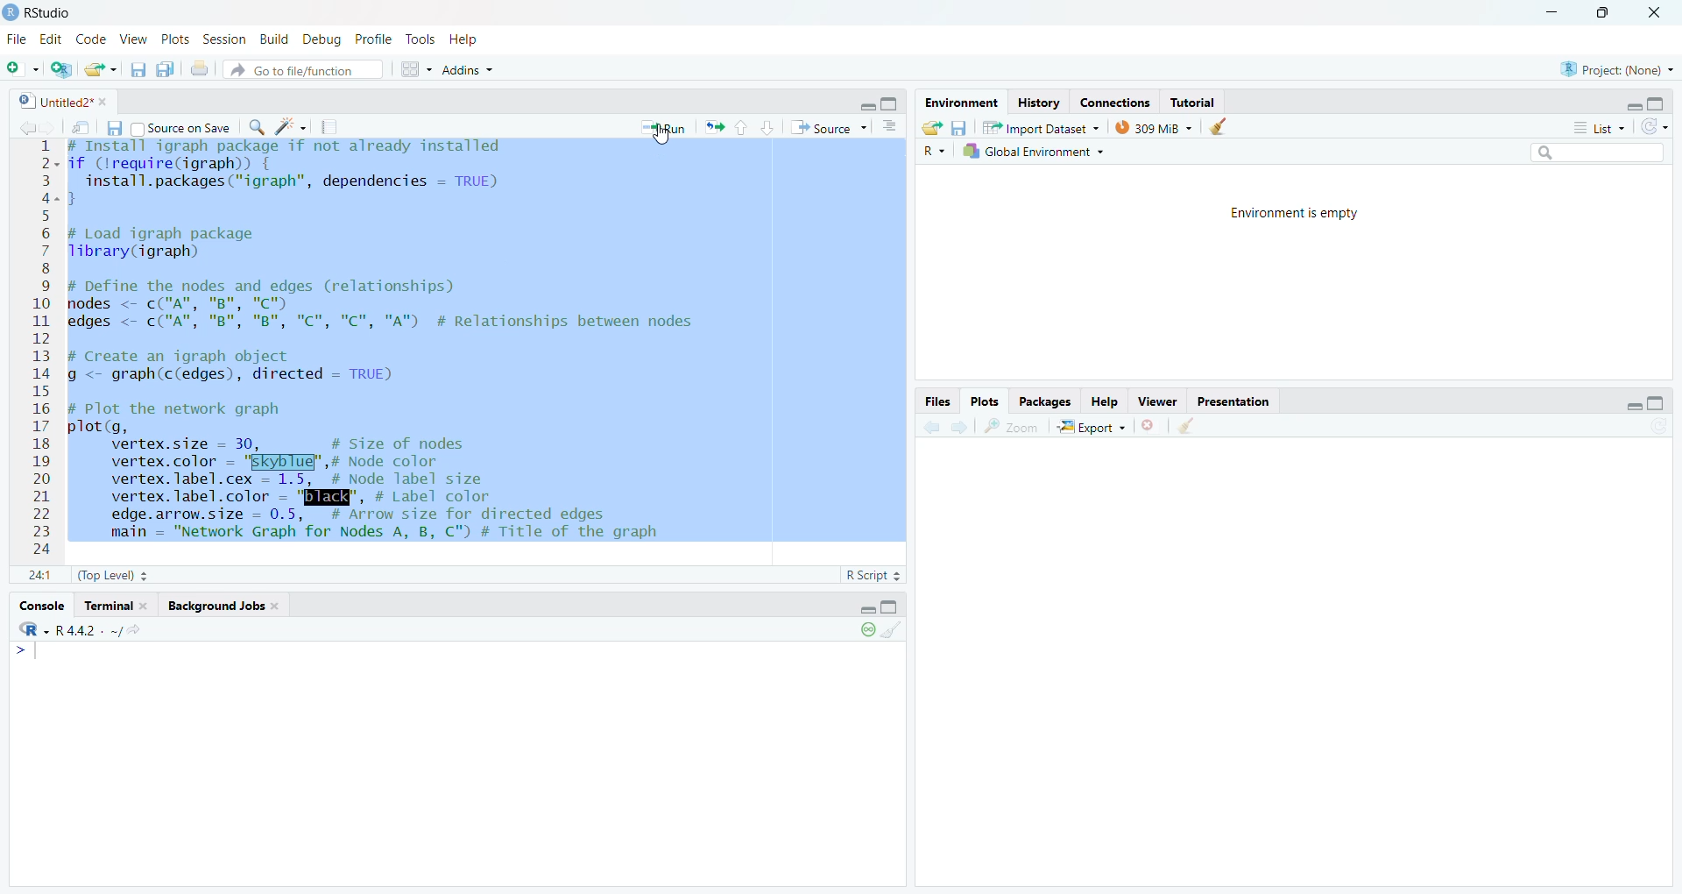 This screenshot has width=1682, height=894. Describe the element at coordinates (1551, 12) in the screenshot. I see `minimise` at that location.